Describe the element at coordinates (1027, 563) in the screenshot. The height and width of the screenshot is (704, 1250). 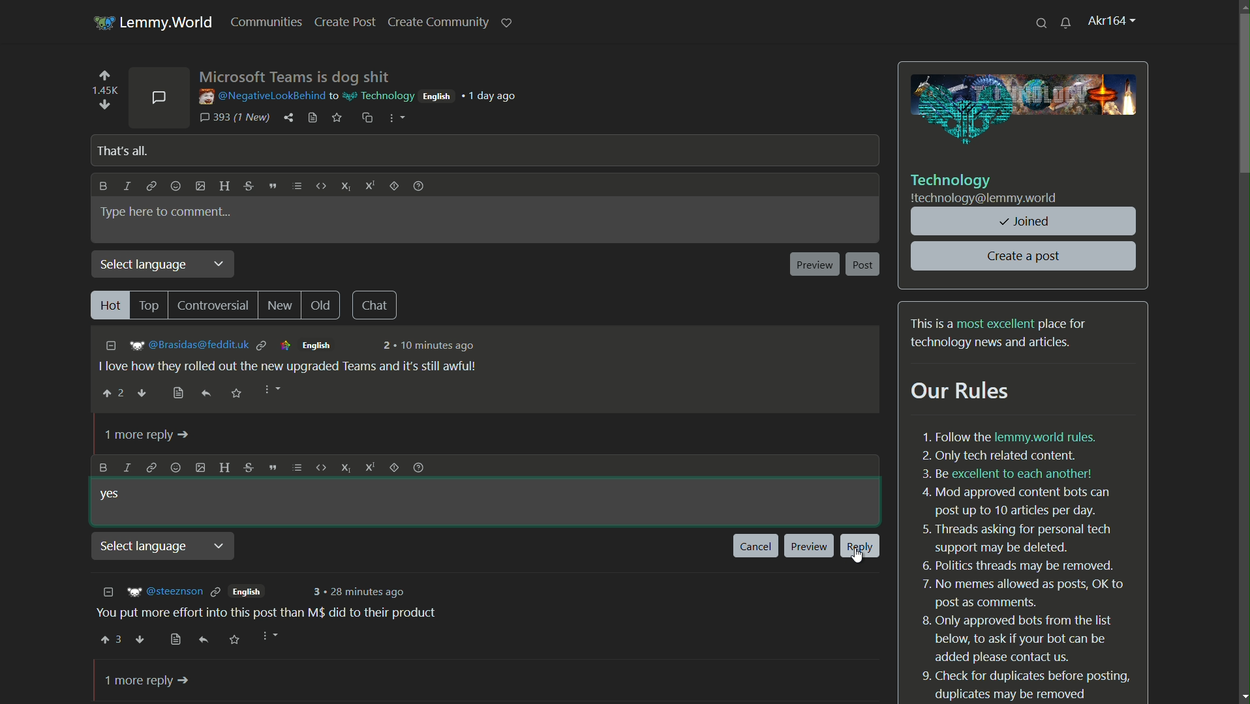
I see `text` at that location.